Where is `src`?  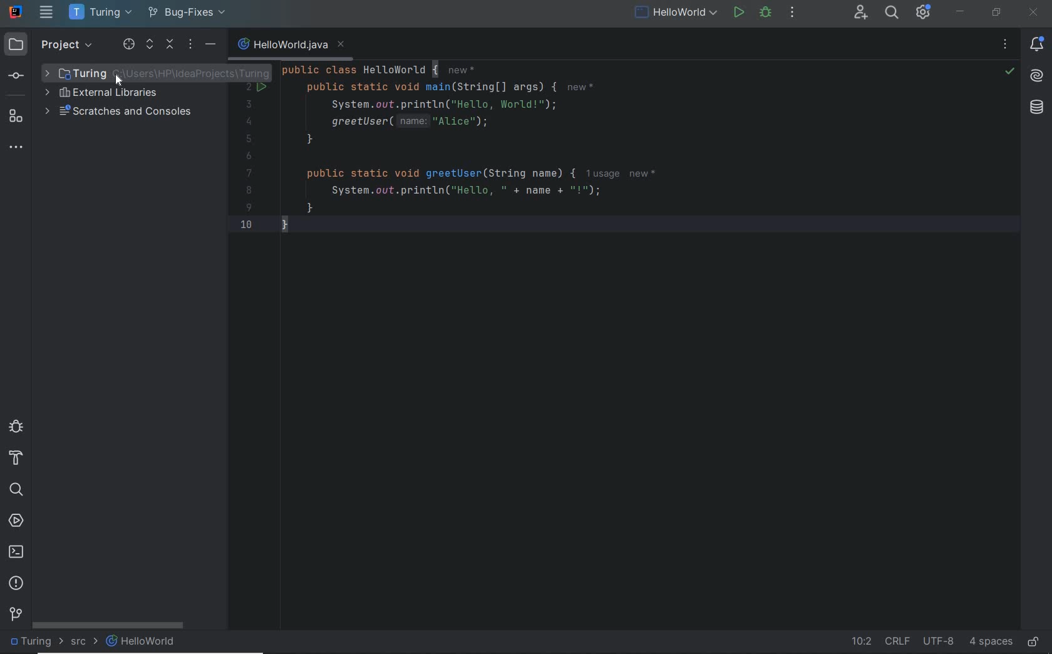
src is located at coordinates (85, 641).